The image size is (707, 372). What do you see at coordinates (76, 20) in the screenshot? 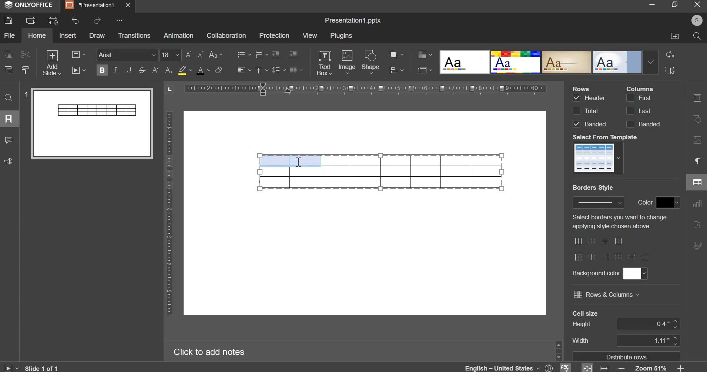
I see `undo` at bounding box center [76, 20].